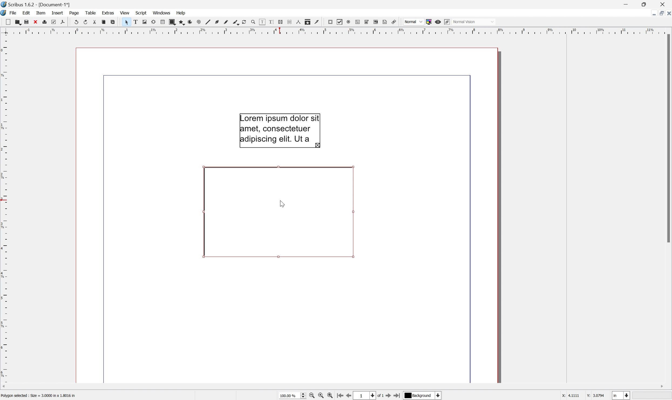  Describe the element at coordinates (423, 396) in the screenshot. I see `Select the current payer` at that location.